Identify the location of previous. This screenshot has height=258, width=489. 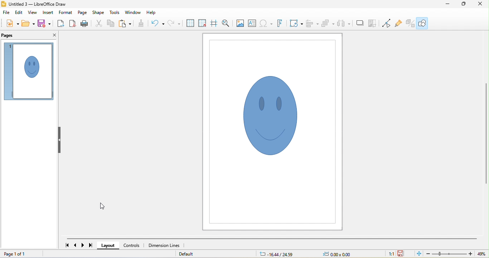
(75, 245).